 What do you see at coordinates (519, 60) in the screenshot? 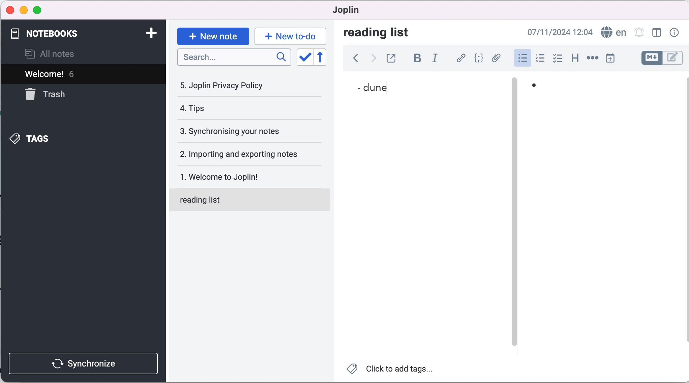
I see `bulleted list` at bounding box center [519, 60].